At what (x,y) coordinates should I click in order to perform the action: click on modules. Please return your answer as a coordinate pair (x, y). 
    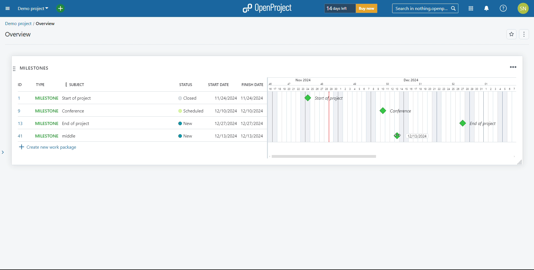
    Looking at the image, I should click on (471, 9).